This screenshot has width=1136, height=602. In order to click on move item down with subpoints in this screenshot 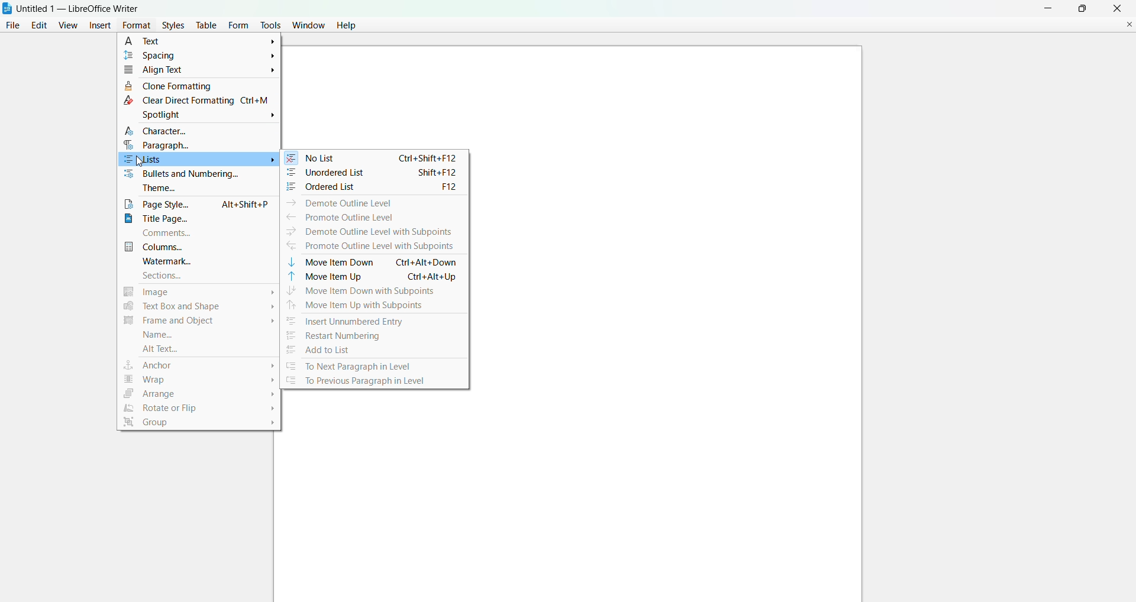, I will do `click(363, 291)`.